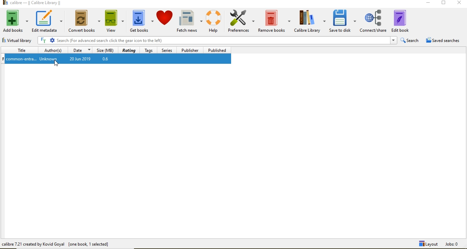 The image size is (467, 249). I want to click on cursor, so click(57, 64).